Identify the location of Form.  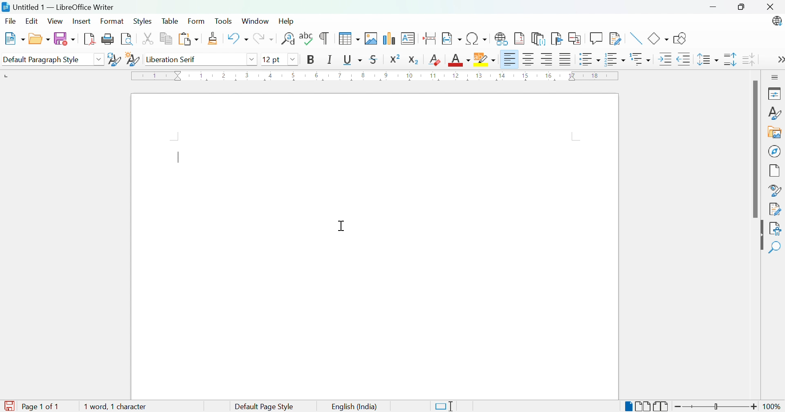
(196, 21).